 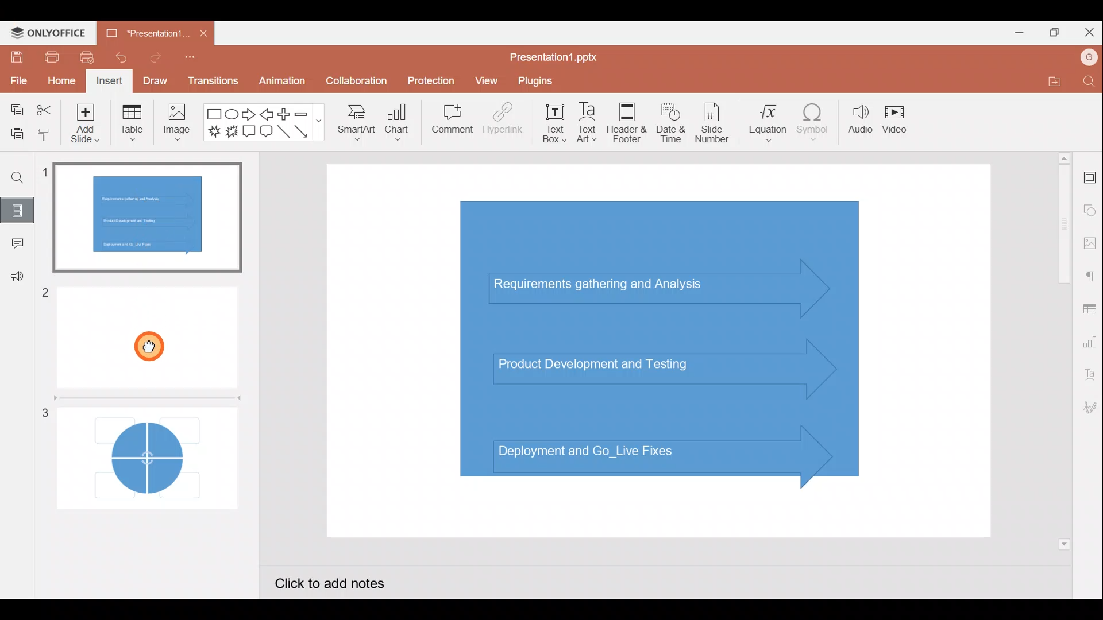 I want to click on Shape settings, so click(x=1090, y=206).